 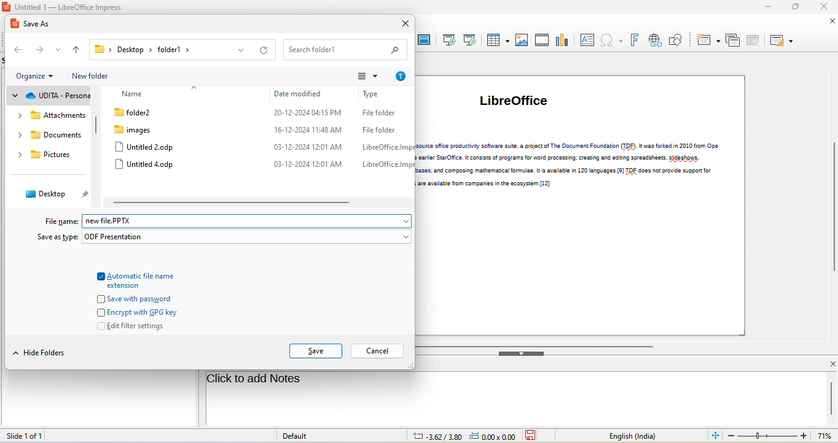 I want to click on organize, so click(x=36, y=76).